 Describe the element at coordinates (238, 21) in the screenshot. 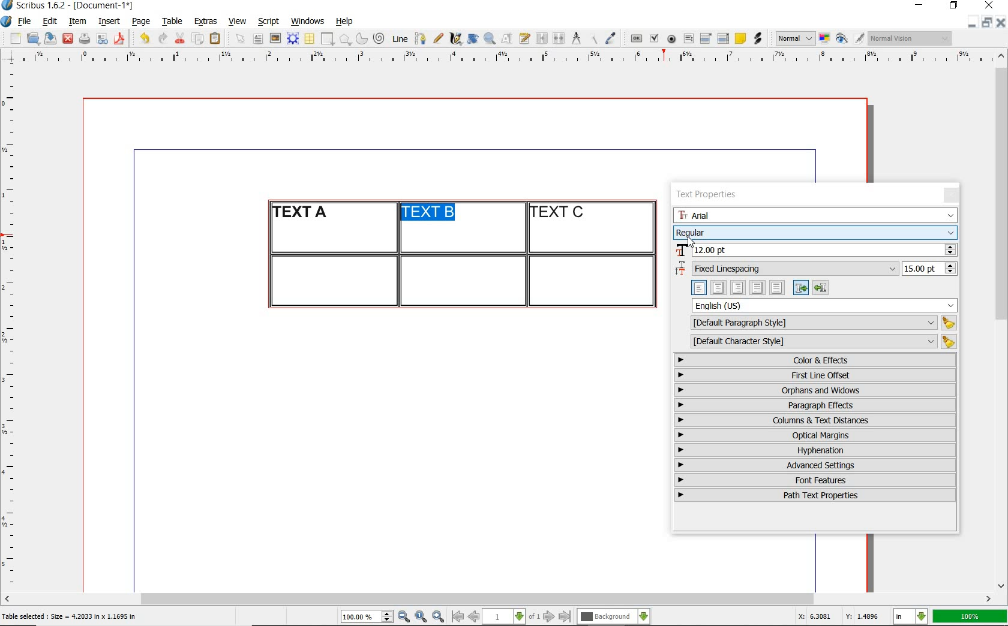

I see `view` at that location.